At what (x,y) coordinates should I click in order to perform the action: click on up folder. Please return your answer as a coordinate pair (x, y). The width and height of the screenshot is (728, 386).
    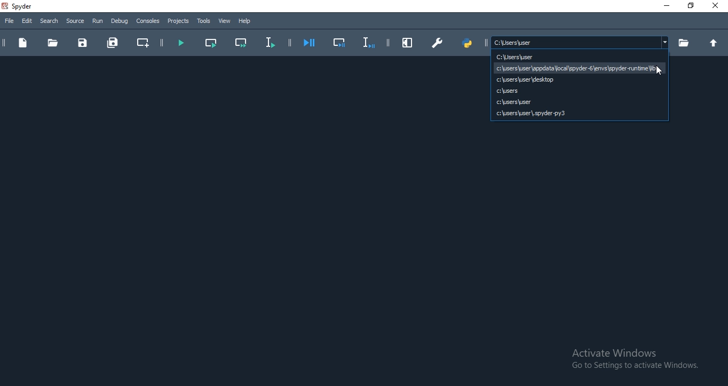
    Looking at the image, I should click on (716, 43).